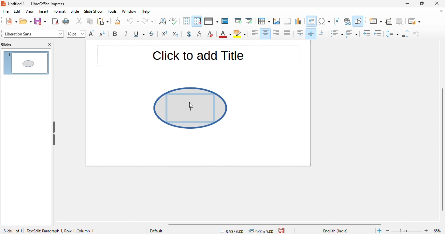  Describe the element at coordinates (404, 5) in the screenshot. I see `minimize` at that location.